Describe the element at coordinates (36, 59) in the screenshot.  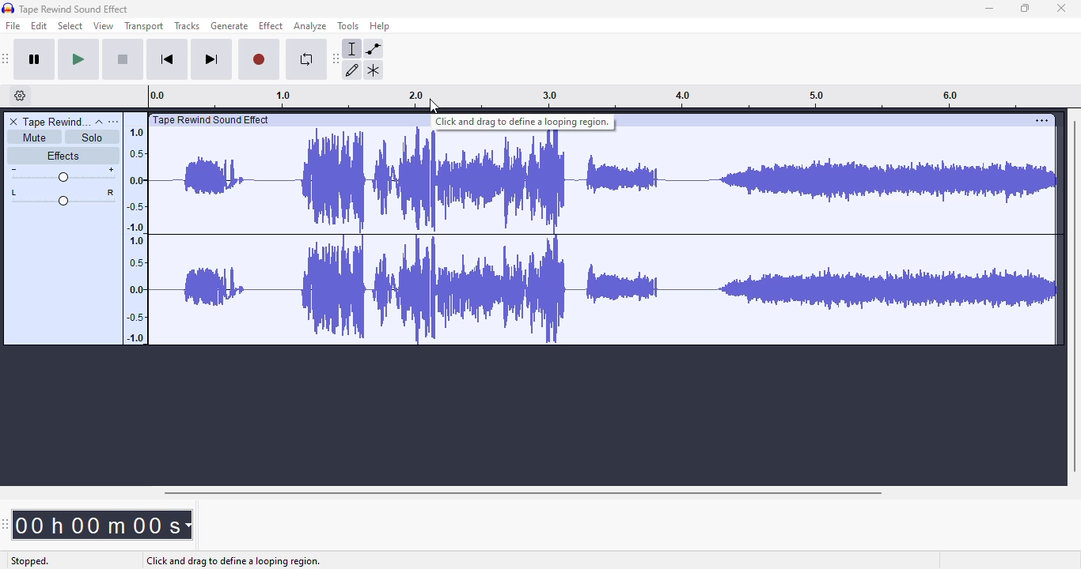
I see `pause` at that location.